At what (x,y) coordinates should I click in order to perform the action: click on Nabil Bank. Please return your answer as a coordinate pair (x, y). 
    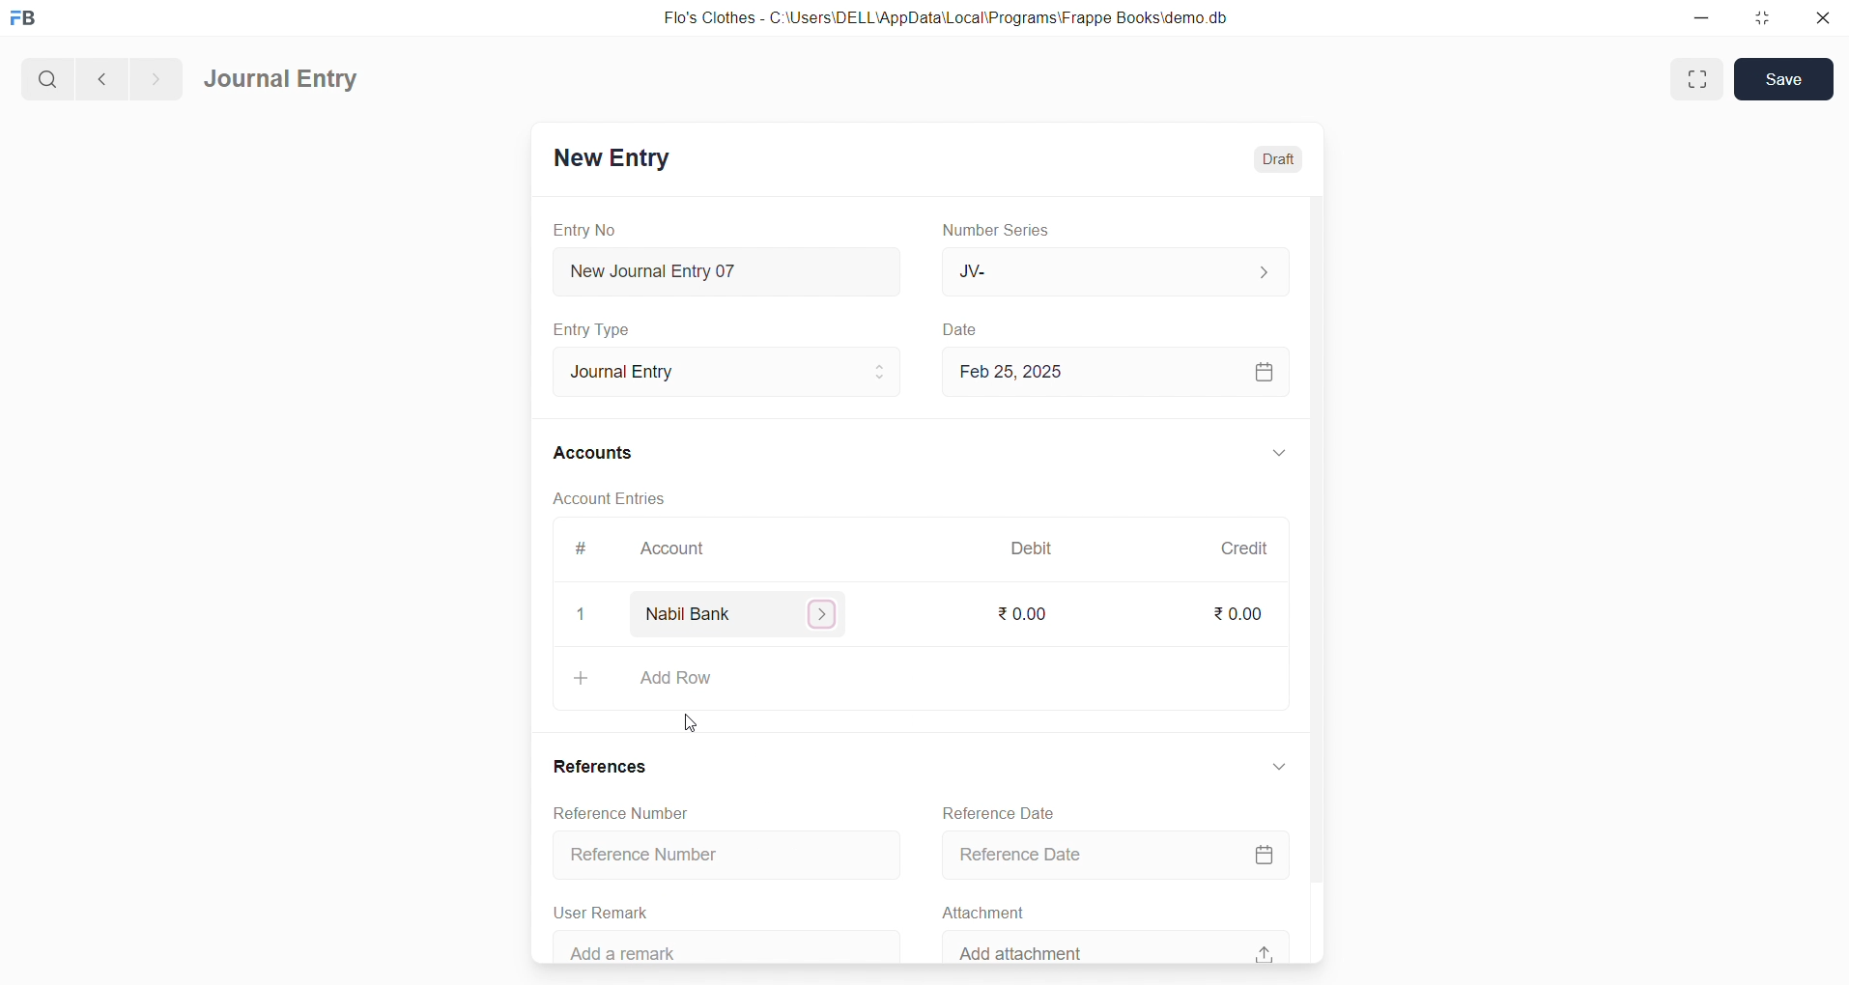
    Looking at the image, I should click on (743, 614).